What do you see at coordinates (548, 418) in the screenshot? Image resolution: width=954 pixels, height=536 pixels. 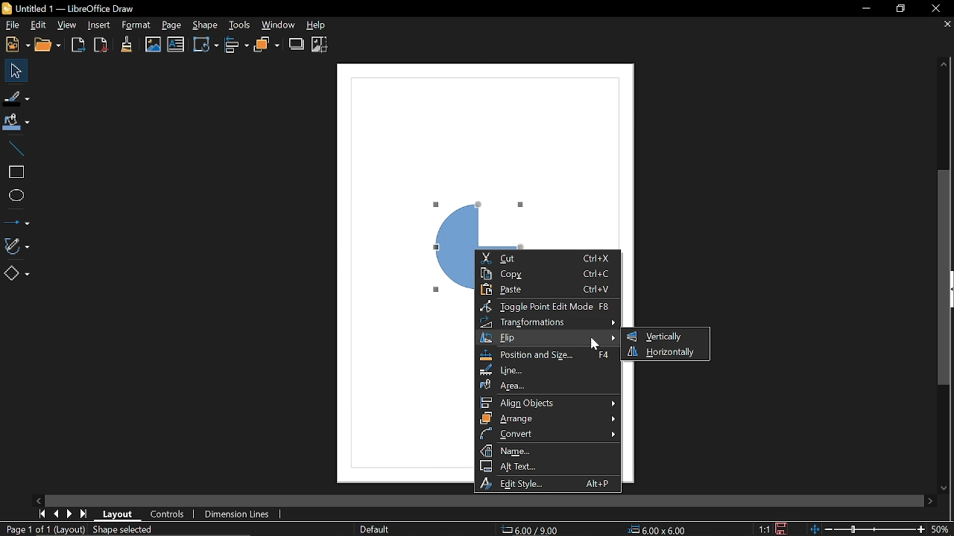 I see `Arrange` at bounding box center [548, 418].